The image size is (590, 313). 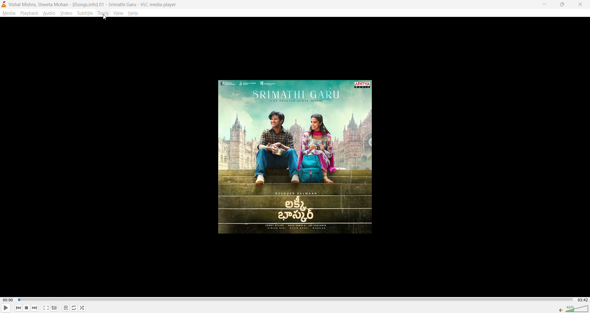 What do you see at coordinates (134, 14) in the screenshot?
I see `help` at bounding box center [134, 14].